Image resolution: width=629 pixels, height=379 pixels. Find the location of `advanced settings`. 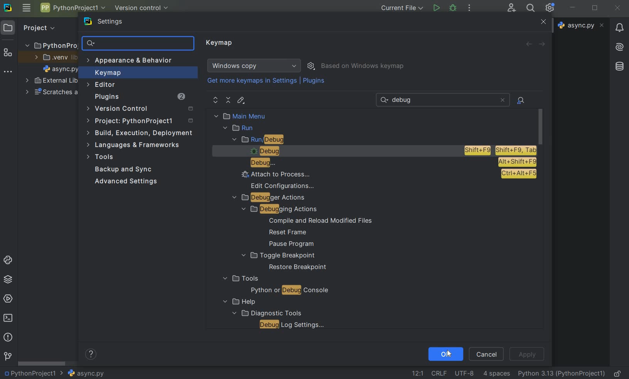

advanced settings is located at coordinates (124, 181).